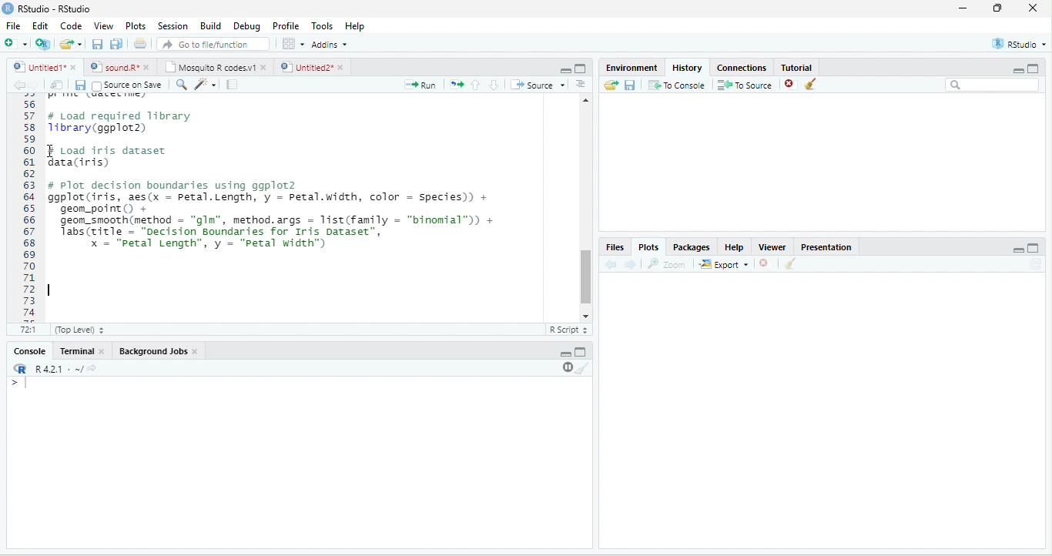 Image resolution: width=1052 pixels, height=556 pixels. Describe the element at coordinates (677, 85) in the screenshot. I see `To console` at that location.